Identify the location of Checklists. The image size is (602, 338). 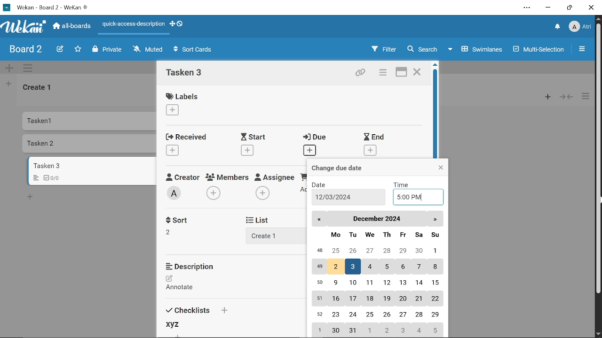
(203, 310).